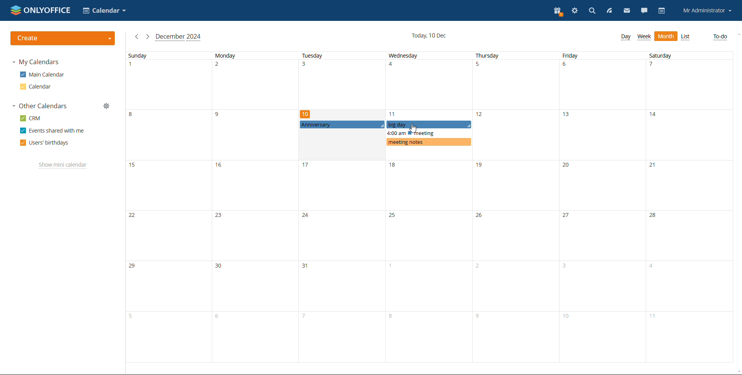  I want to click on week view, so click(644, 37).